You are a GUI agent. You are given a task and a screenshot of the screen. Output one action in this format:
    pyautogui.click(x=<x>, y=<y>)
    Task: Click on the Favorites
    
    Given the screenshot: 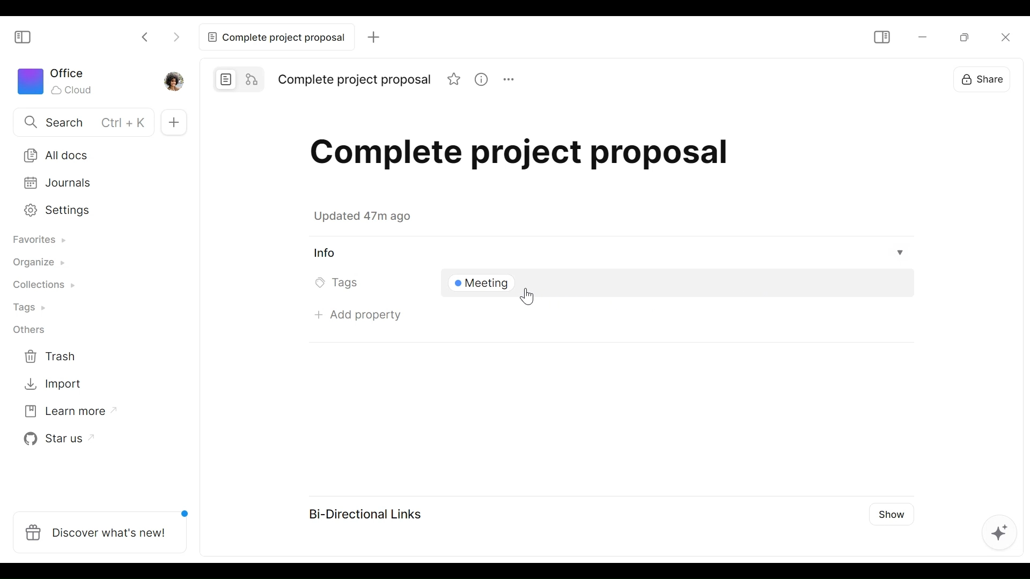 What is the action you would take?
    pyautogui.click(x=43, y=240)
    